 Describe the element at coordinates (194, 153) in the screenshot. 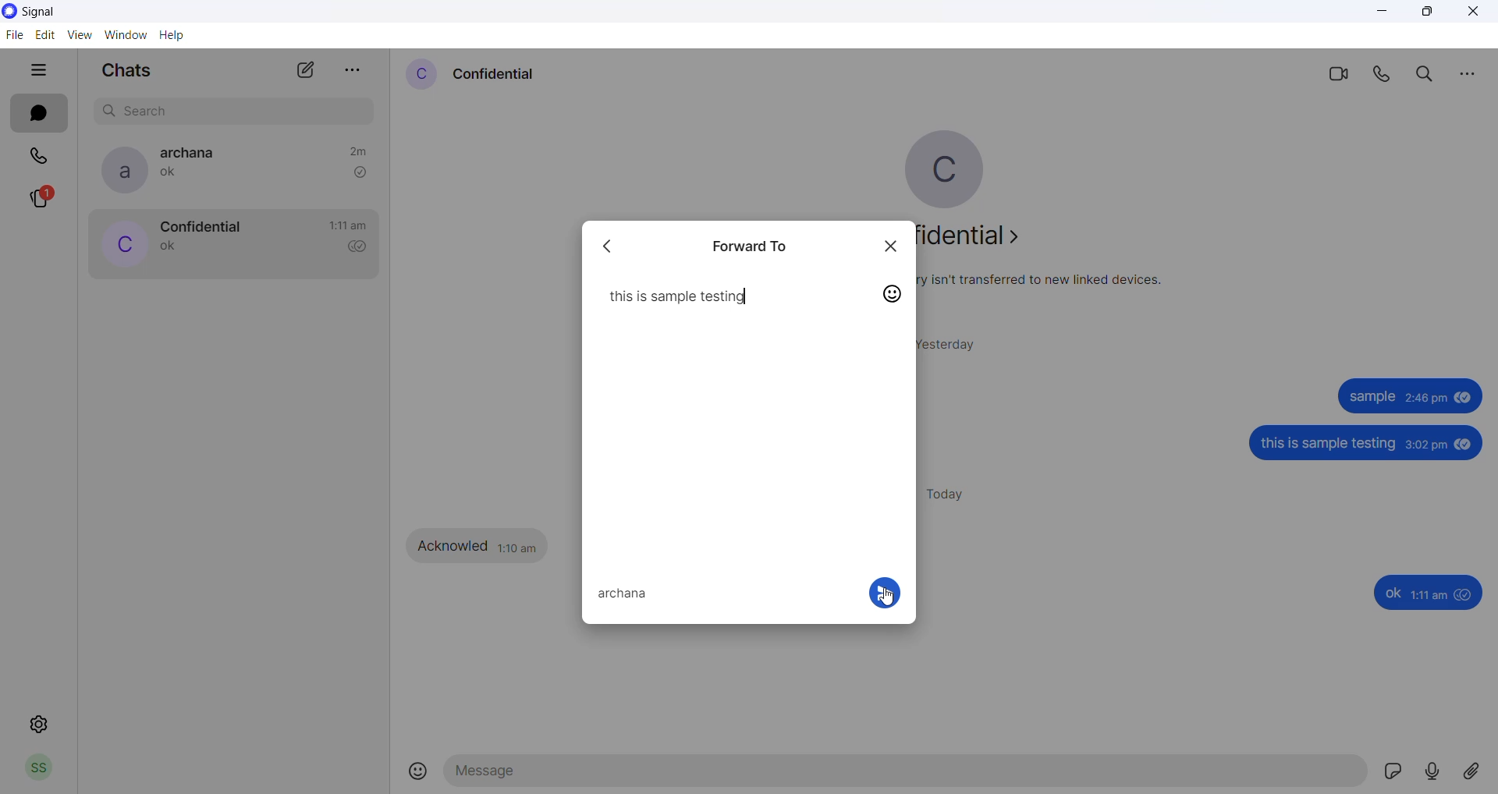

I see `contact name` at that location.